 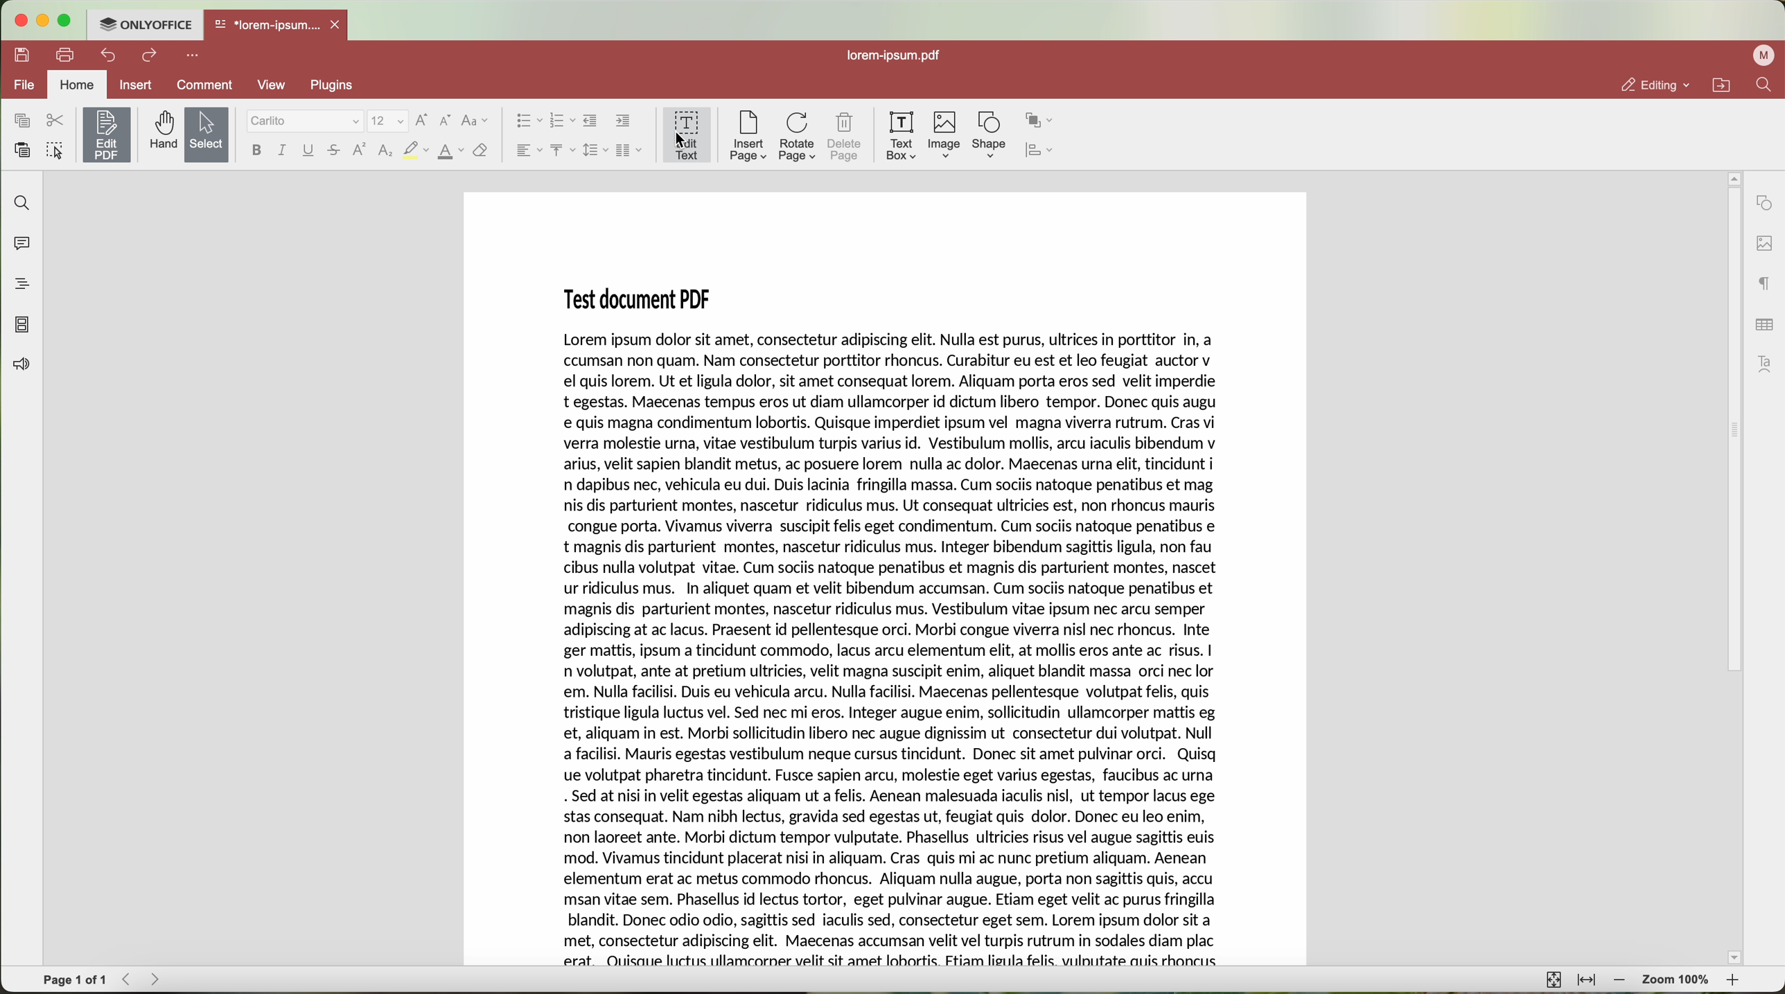 I want to click on more, so click(x=193, y=56).